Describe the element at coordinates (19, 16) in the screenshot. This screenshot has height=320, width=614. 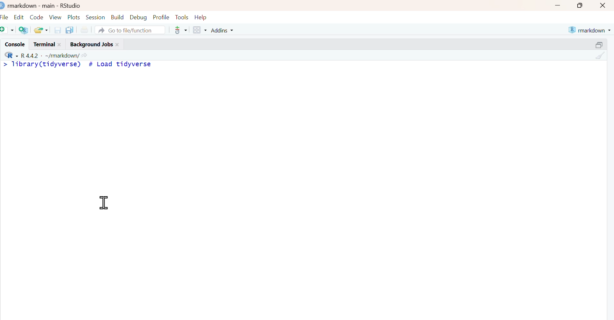
I see `Edit` at that location.